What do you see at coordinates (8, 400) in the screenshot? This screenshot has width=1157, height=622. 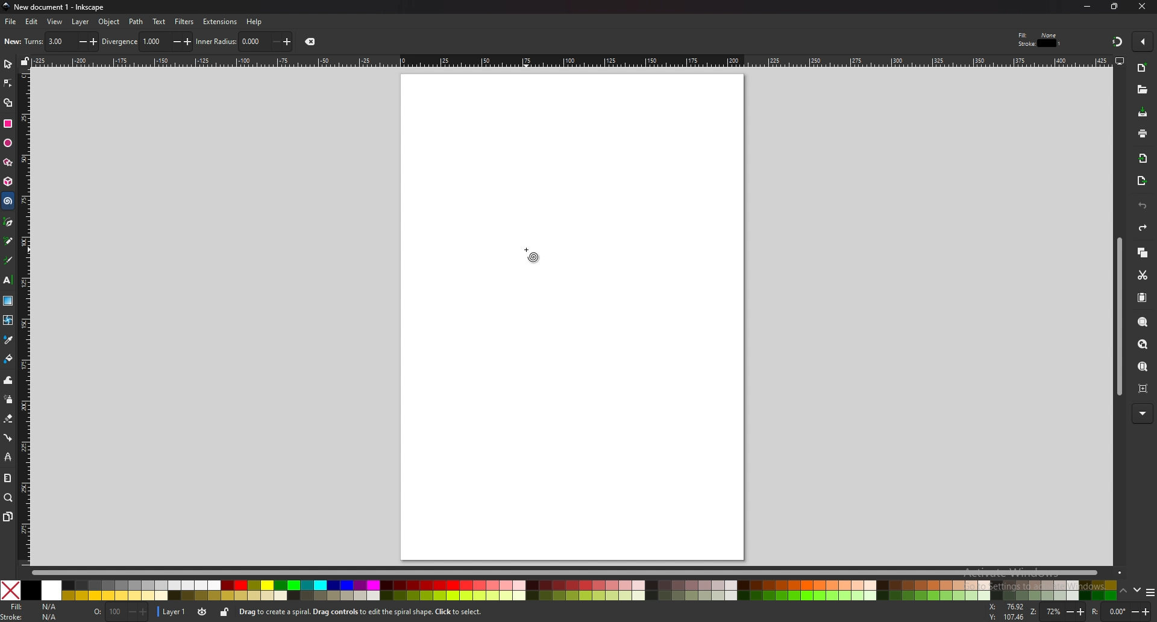 I see `spray` at bounding box center [8, 400].